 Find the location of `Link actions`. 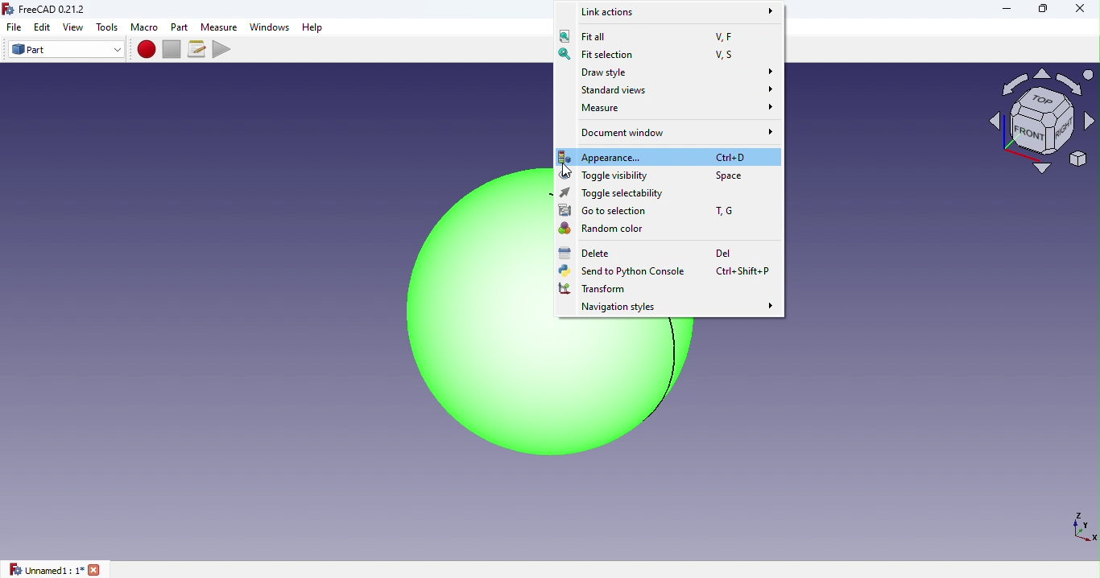

Link actions is located at coordinates (672, 11).